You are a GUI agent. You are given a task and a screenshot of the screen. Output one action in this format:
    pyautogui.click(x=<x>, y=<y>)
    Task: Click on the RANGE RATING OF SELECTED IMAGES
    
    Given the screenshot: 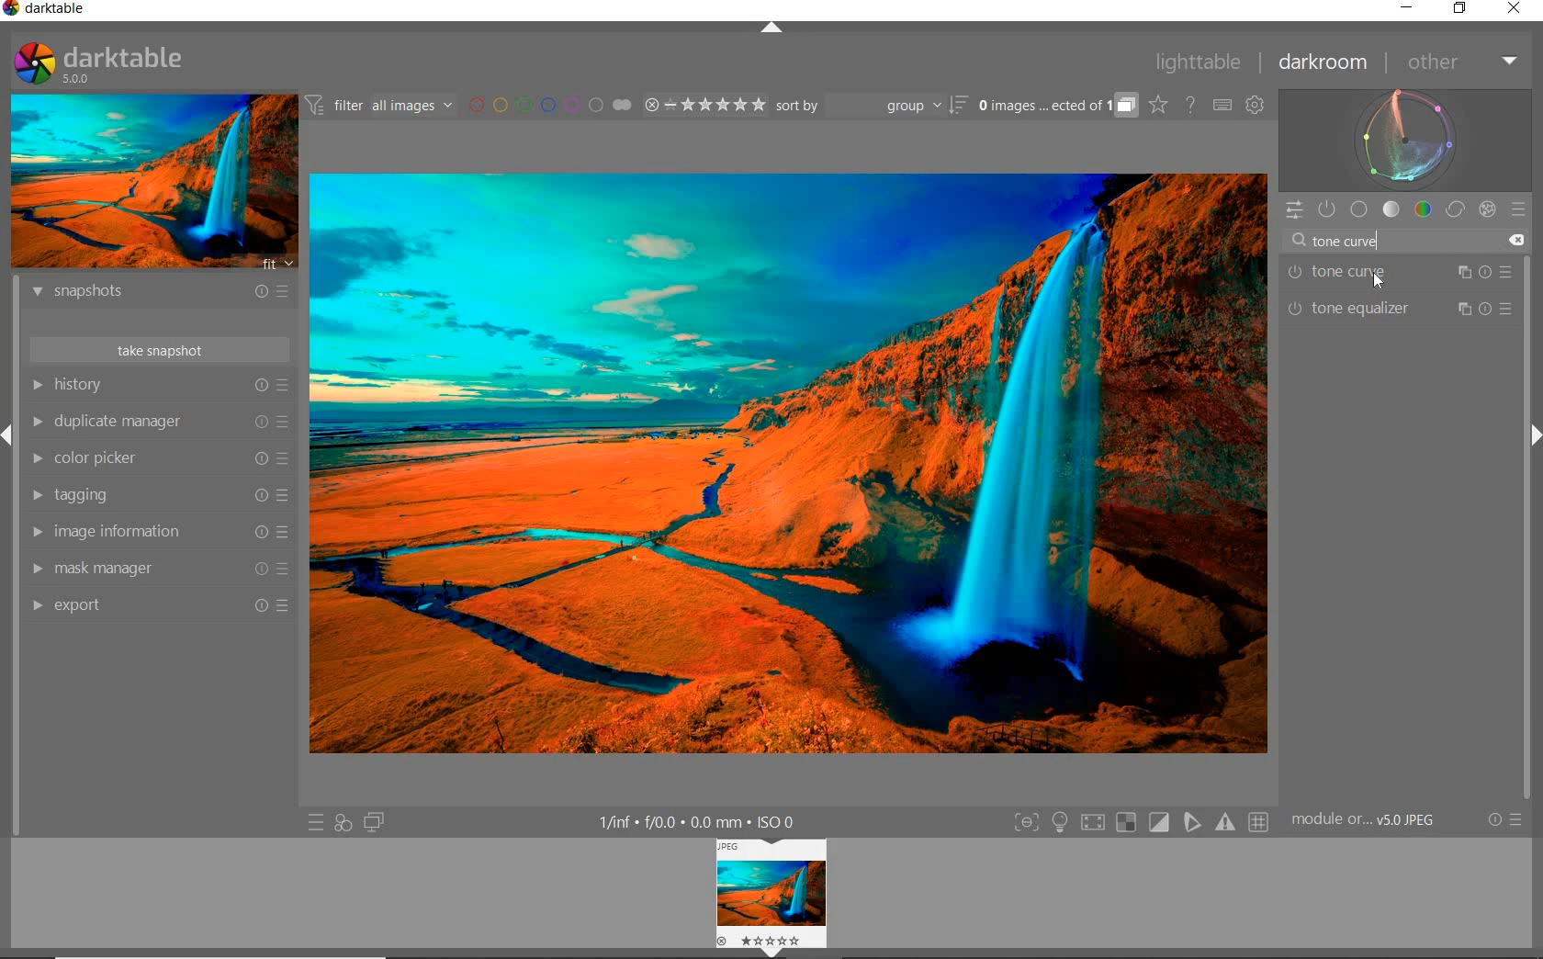 What is the action you would take?
    pyautogui.click(x=704, y=104)
    